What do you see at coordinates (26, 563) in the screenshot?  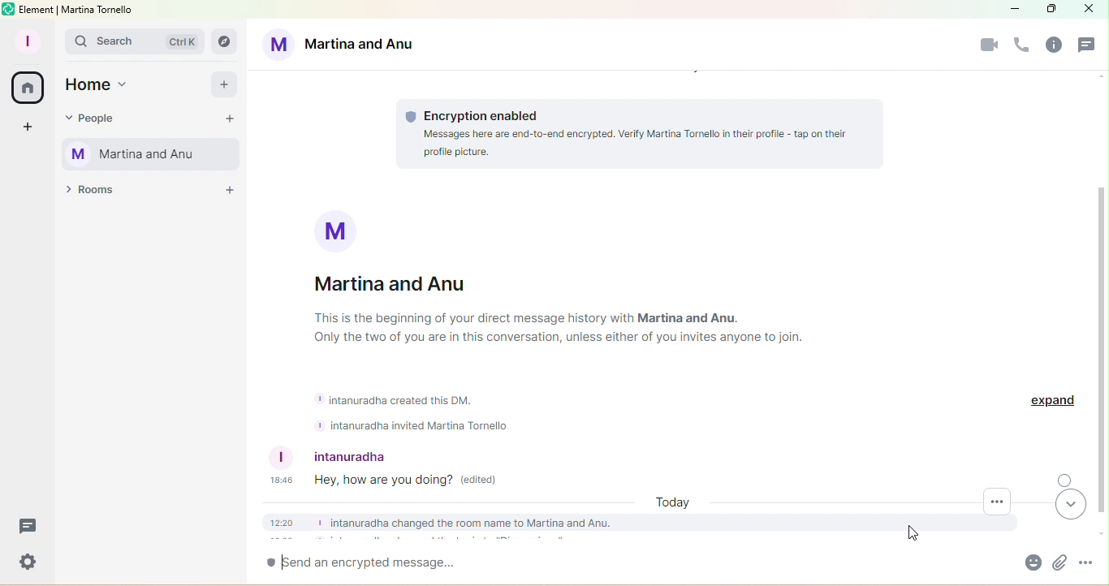 I see `Settings` at bounding box center [26, 563].